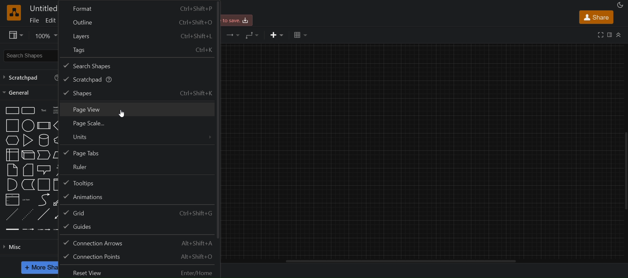  Describe the element at coordinates (138, 22) in the screenshot. I see `outline` at that location.